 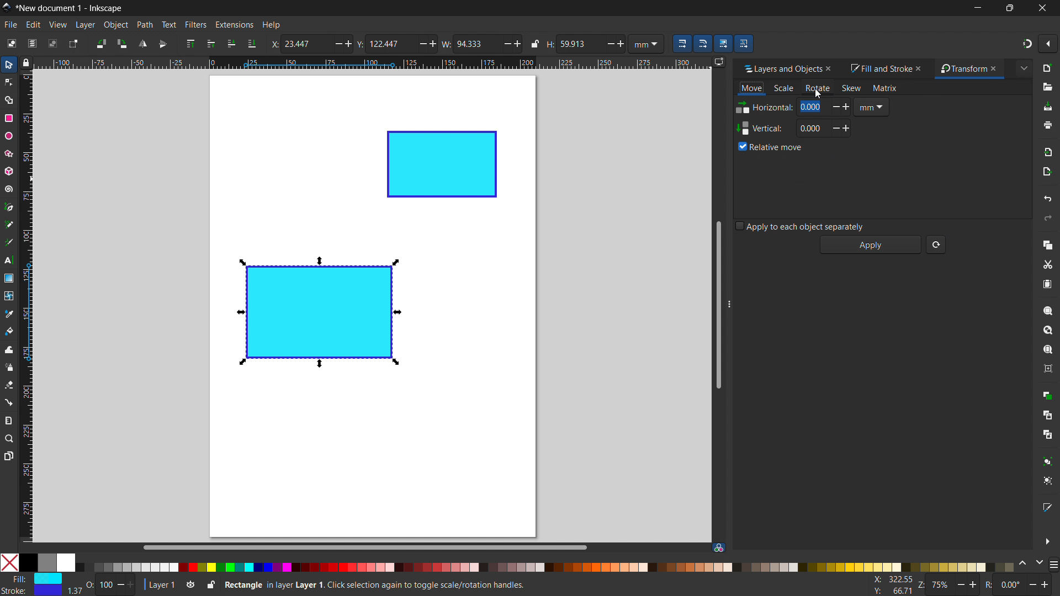 I want to click on apply, so click(x=872, y=245).